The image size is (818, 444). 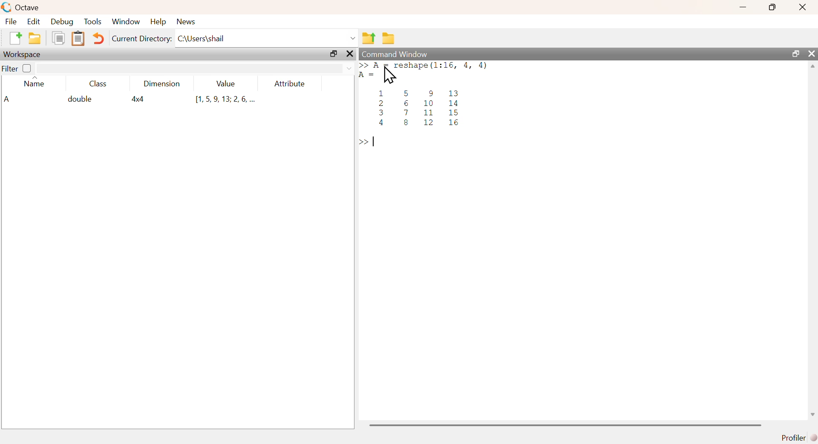 I want to click on minimize, so click(x=742, y=8).